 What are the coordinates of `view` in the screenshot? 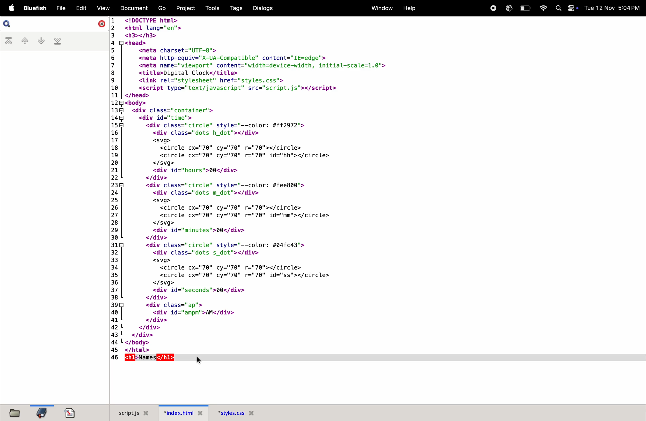 It's located at (103, 7).